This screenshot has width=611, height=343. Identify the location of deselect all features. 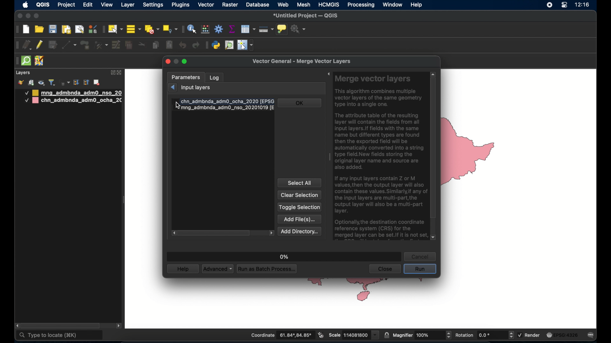
(152, 30).